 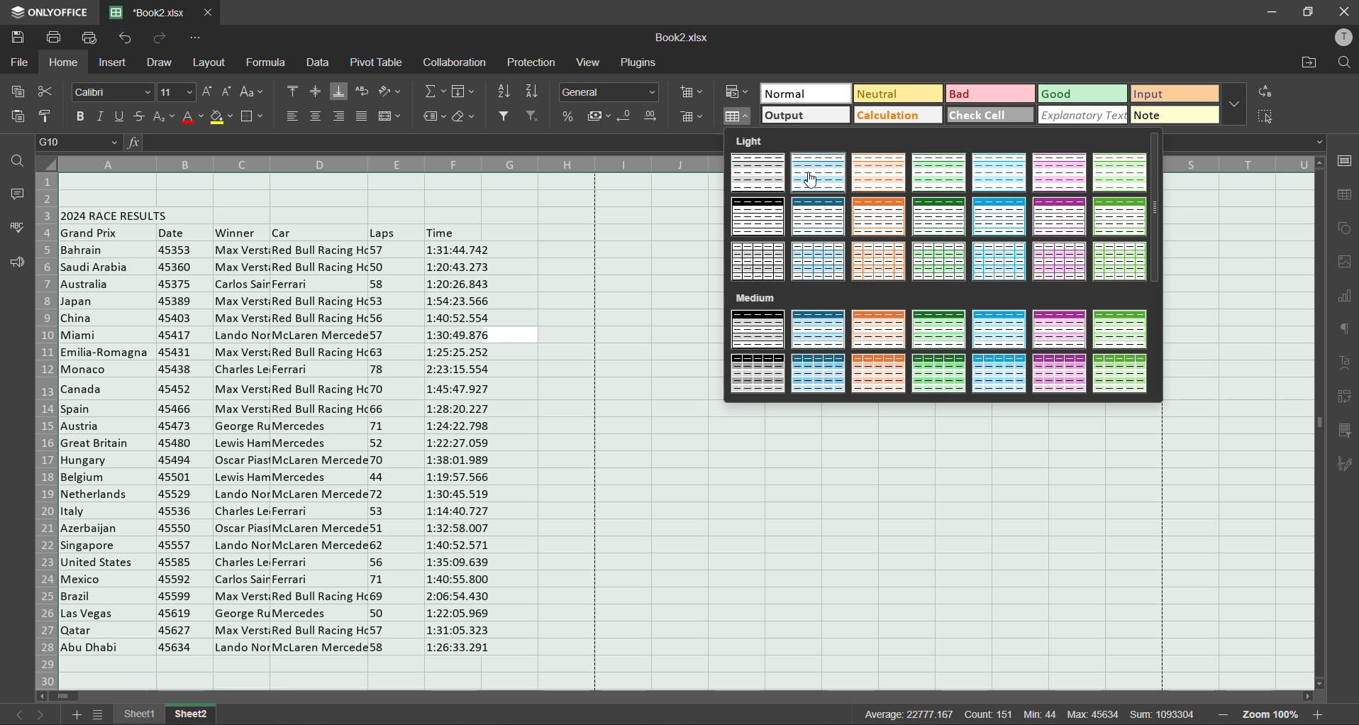 What do you see at coordinates (316, 65) in the screenshot?
I see `data` at bounding box center [316, 65].